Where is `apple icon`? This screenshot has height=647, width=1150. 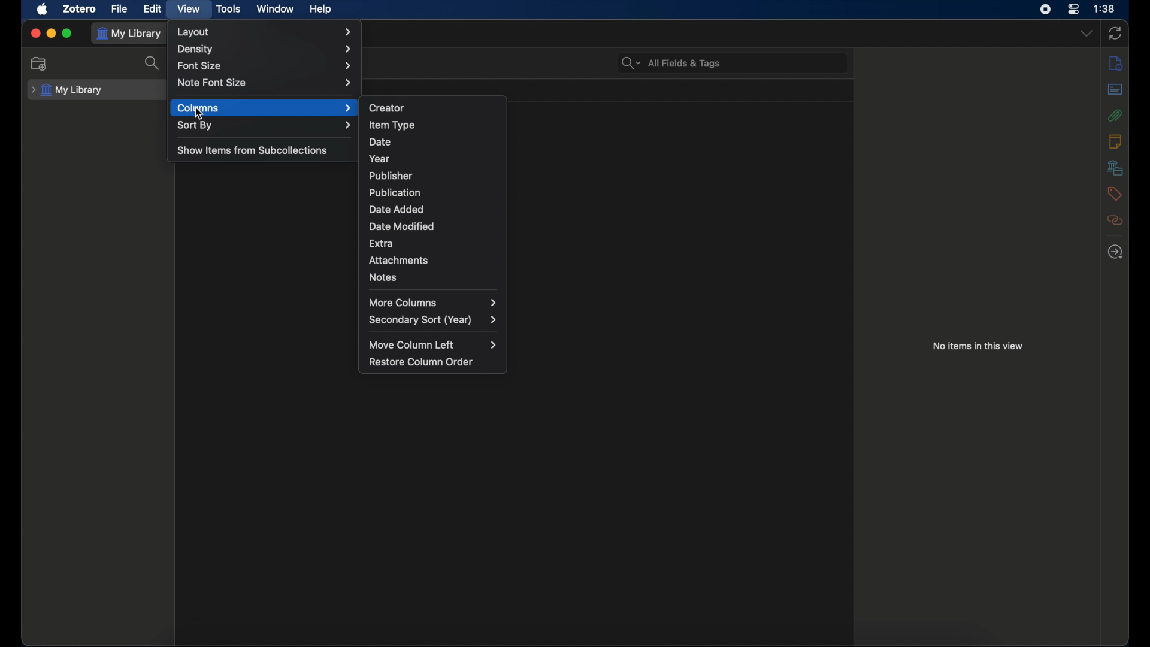 apple icon is located at coordinates (43, 10).